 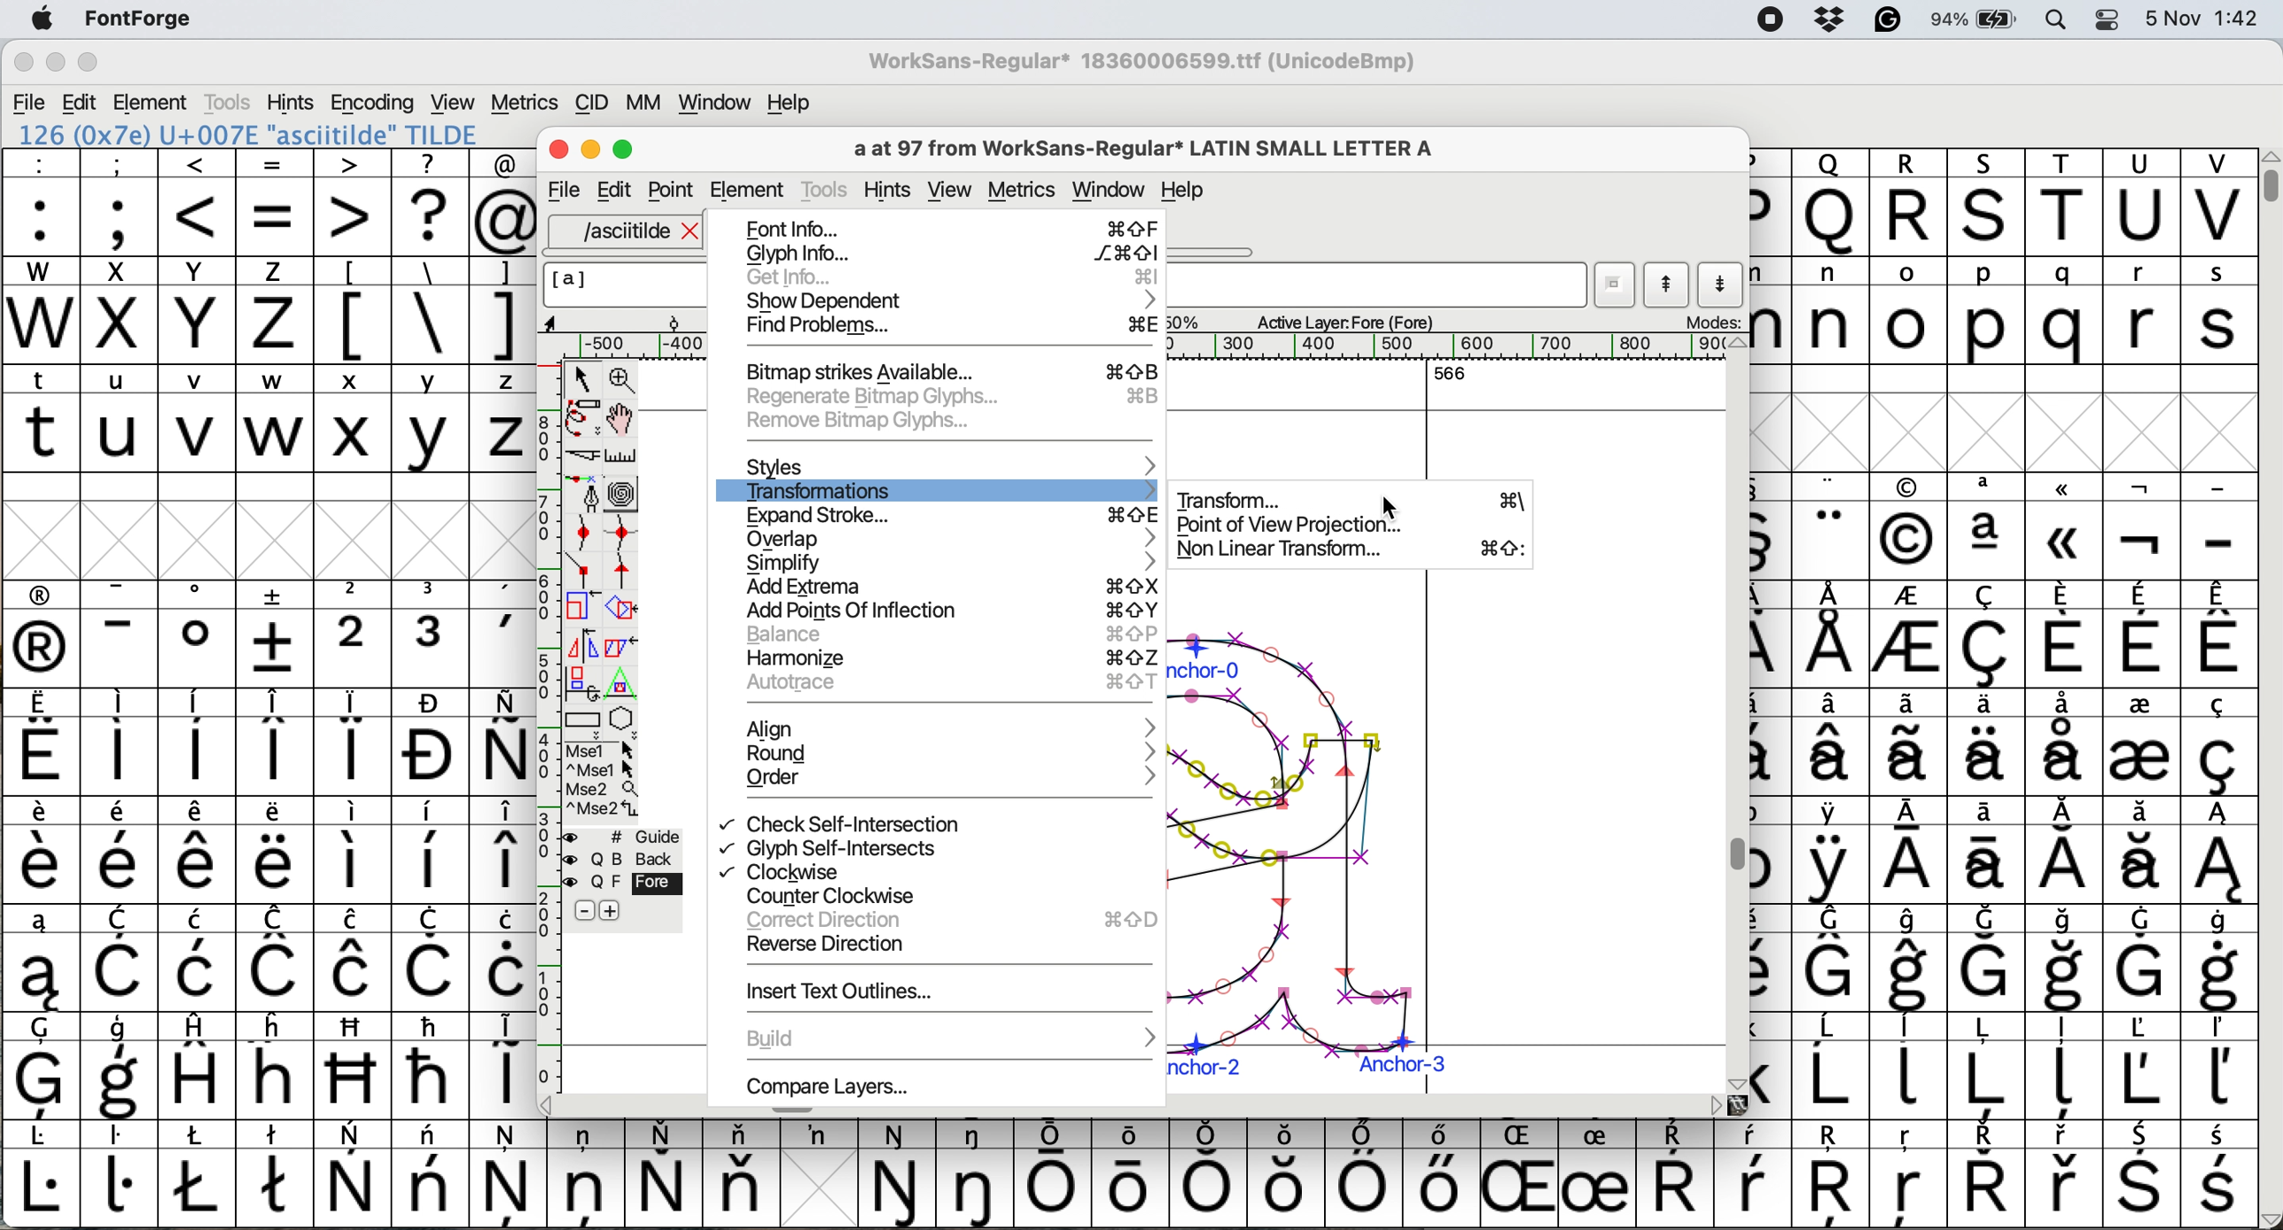 I want to click on add a tangent point, so click(x=626, y=570).